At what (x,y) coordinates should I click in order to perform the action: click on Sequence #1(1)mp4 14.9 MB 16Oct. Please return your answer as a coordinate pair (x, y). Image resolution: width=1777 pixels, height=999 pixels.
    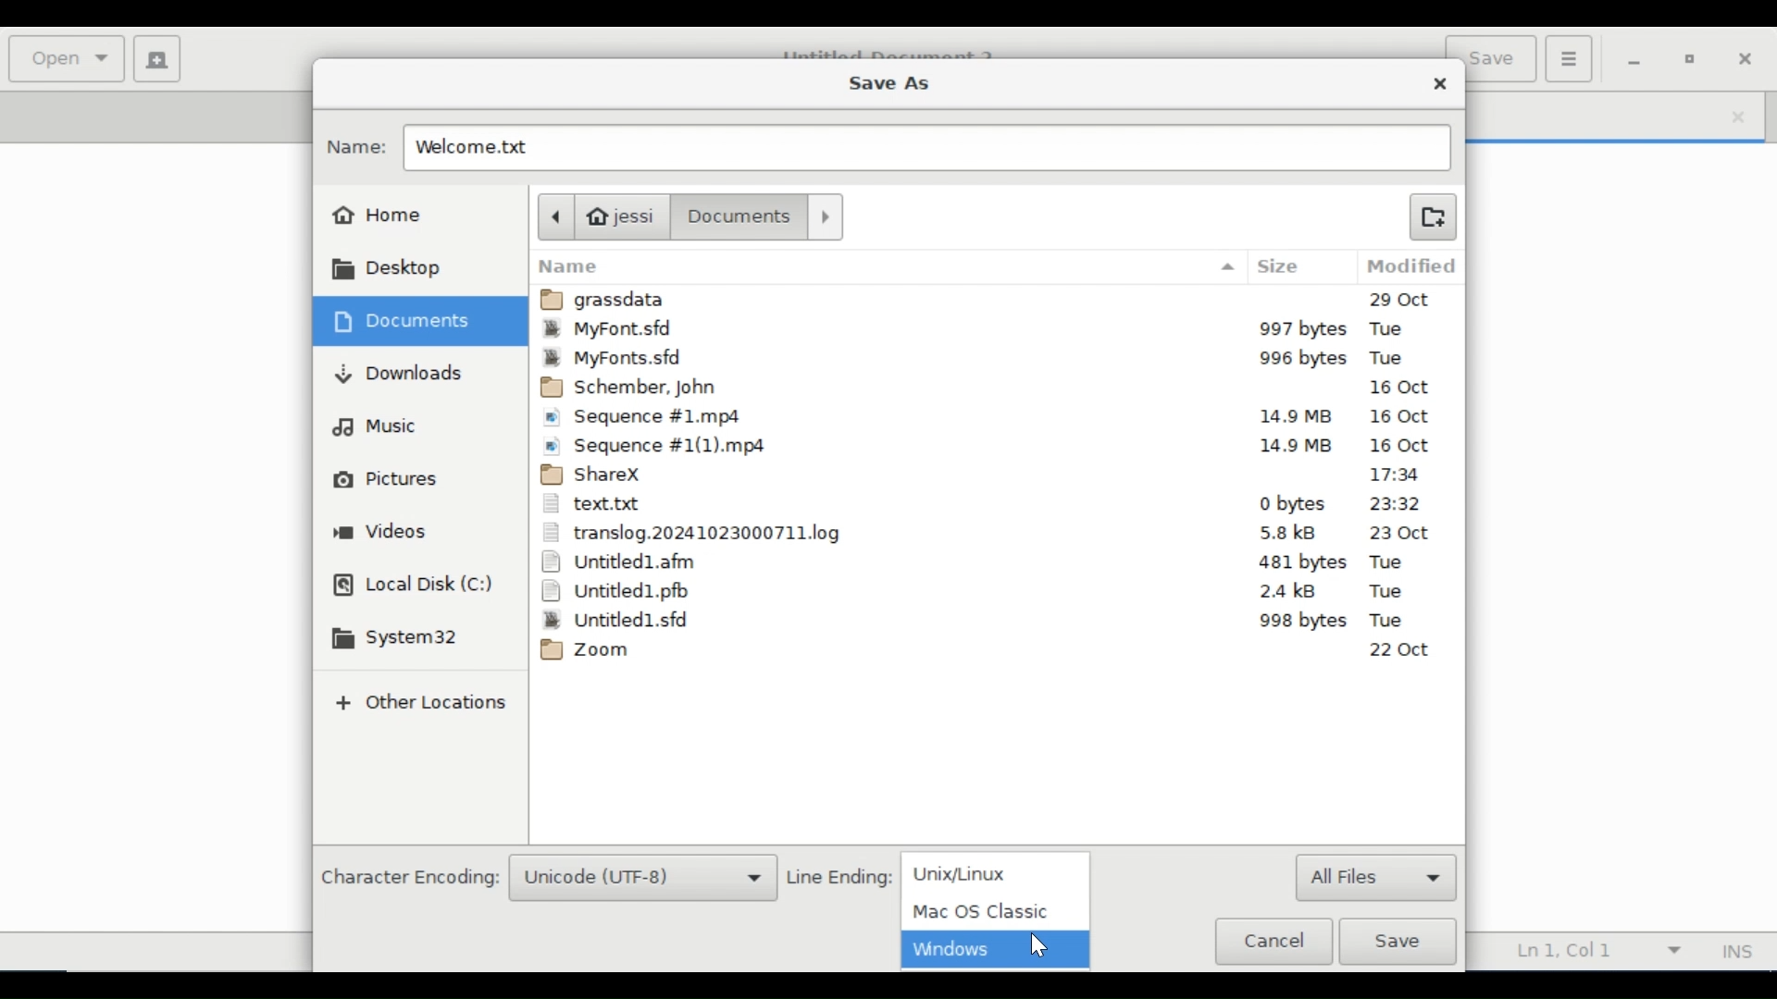
    Looking at the image, I should click on (994, 445).